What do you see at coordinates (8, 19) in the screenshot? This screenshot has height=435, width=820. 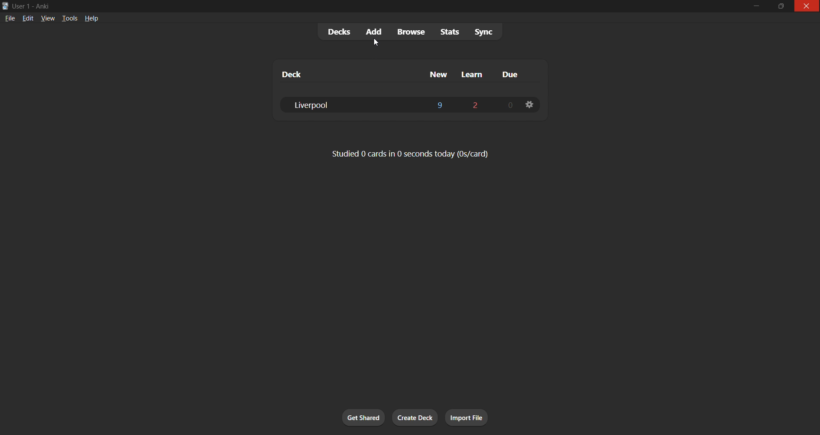 I see `file` at bounding box center [8, 19].